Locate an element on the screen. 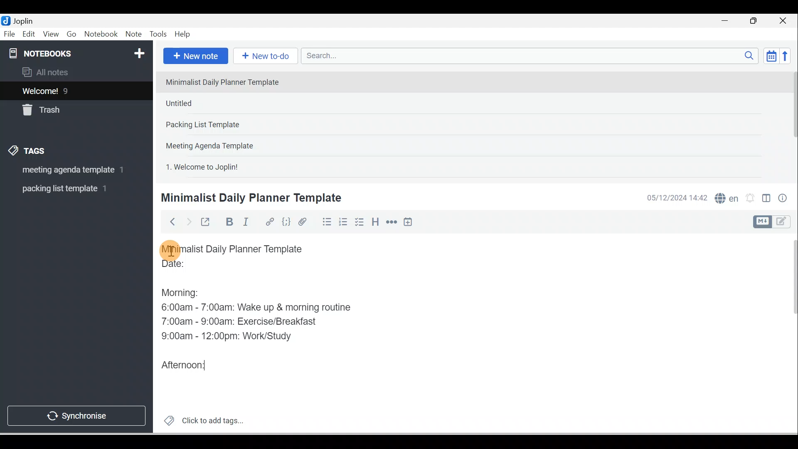 The height and width of the screenshot is (449, 798). 9:00am - 12:00pm: Work/Study is located at coordinates (230, 336).